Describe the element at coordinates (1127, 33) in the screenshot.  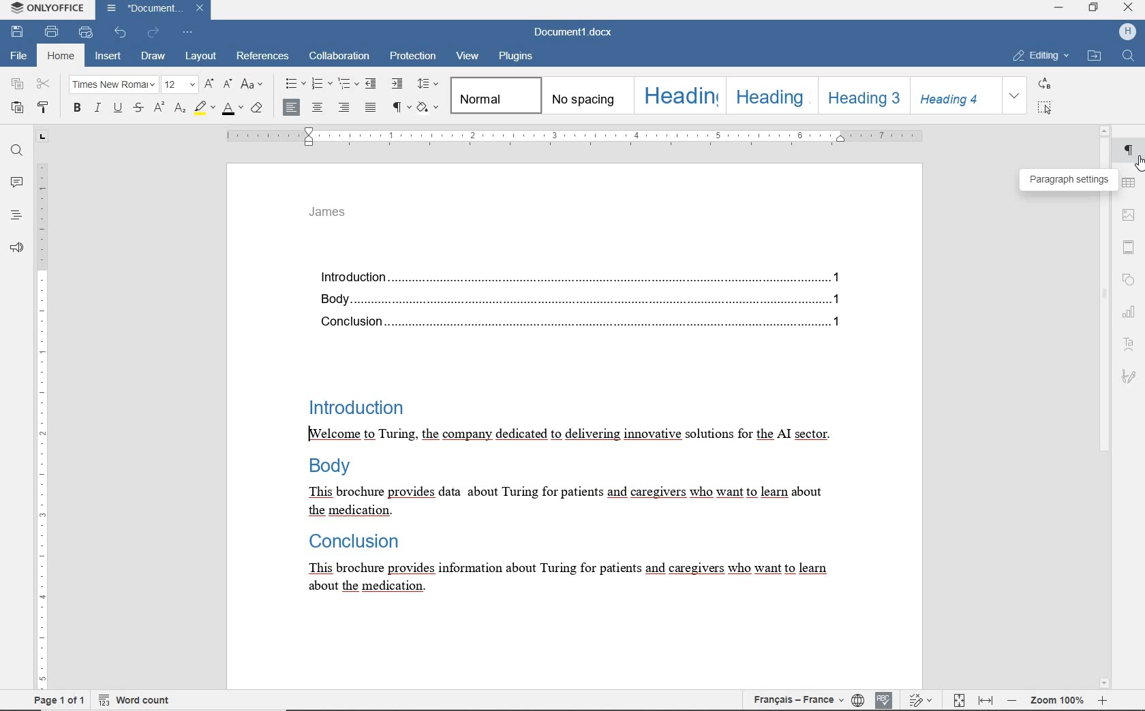
I see `hp` at that location.